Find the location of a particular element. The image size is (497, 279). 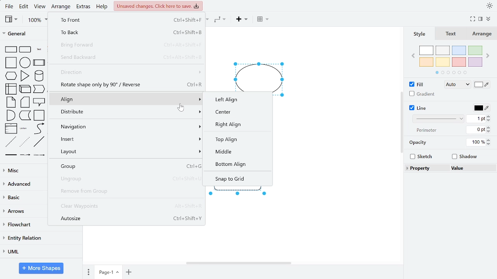

yellow is located at coordinates (443, 62).